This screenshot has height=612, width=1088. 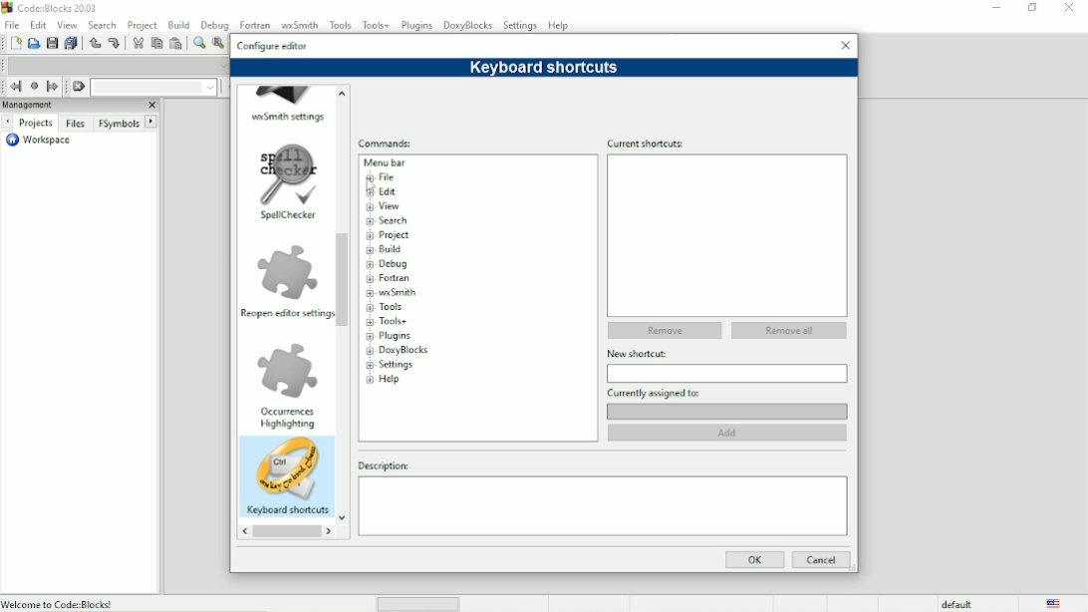 I want to click on Project, so click(x=397, y=235).